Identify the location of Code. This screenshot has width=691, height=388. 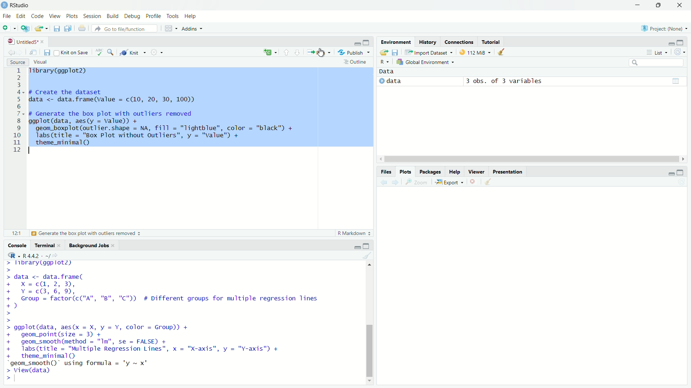
(37, 16).